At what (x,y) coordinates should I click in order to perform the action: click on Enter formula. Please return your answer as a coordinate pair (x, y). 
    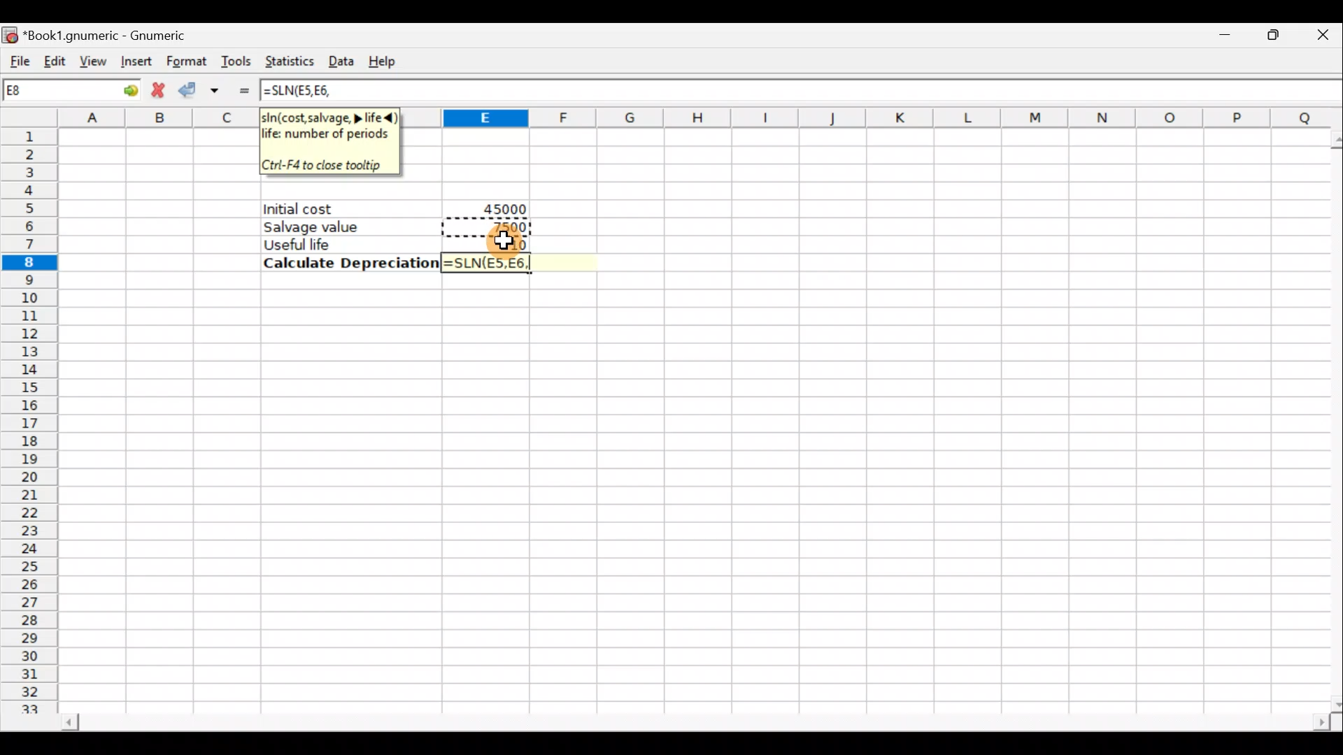
    Looking at the image, I should click on (243, 89).